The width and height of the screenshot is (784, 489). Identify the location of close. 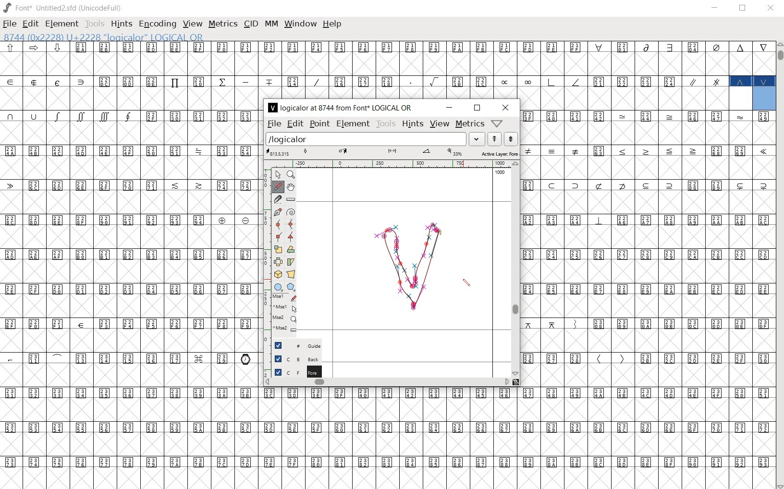
(505, 109).